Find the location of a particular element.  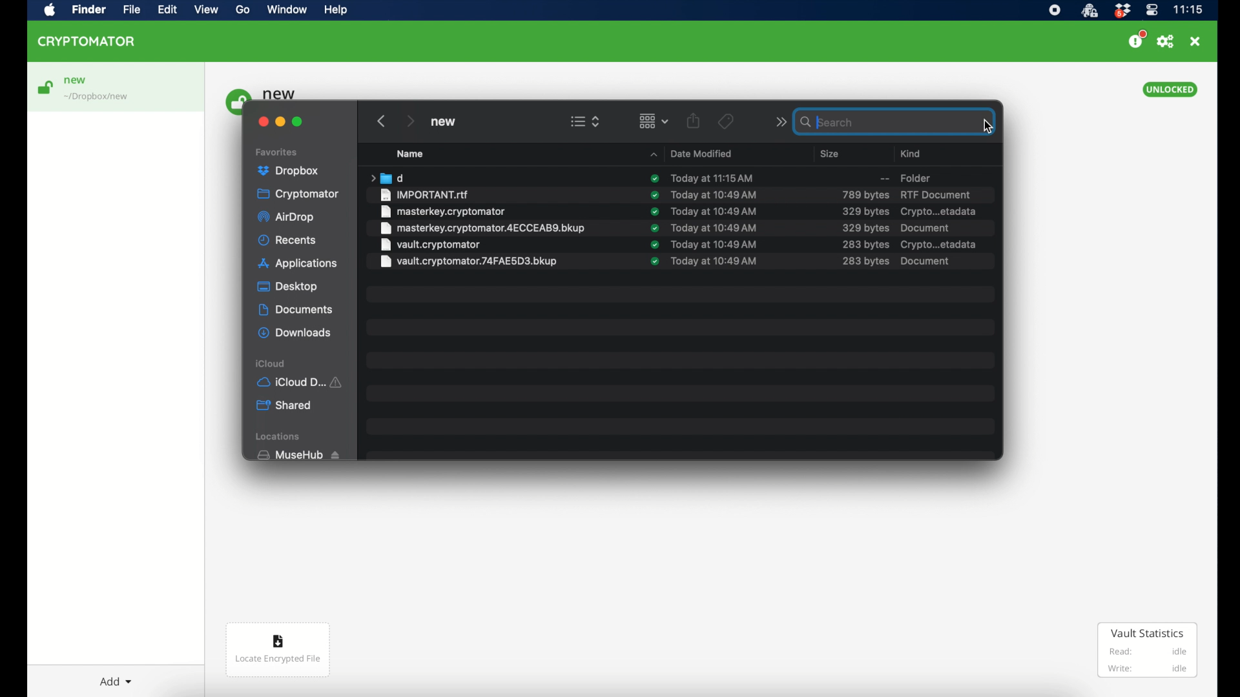

maximize is located at coordinates (298, 121).